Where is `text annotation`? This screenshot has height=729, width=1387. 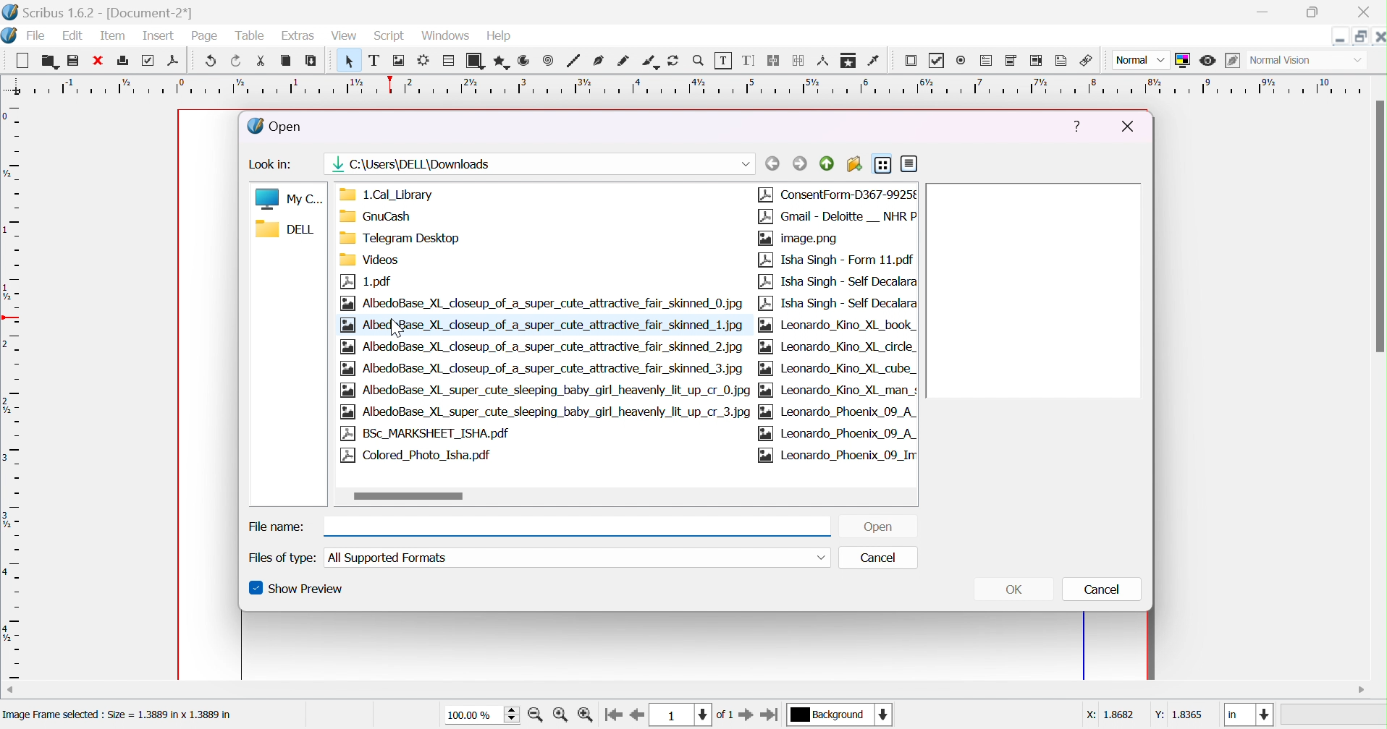 text annotation is located at coordinates (1062, 59).